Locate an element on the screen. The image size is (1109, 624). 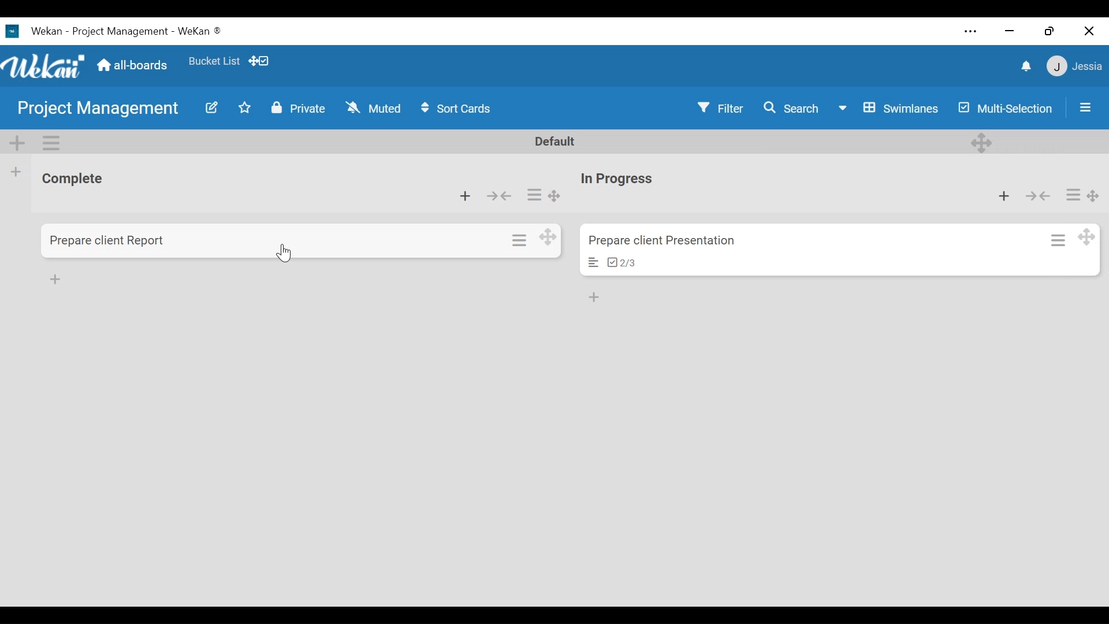
minimize is located at coordinates (1011, 32).